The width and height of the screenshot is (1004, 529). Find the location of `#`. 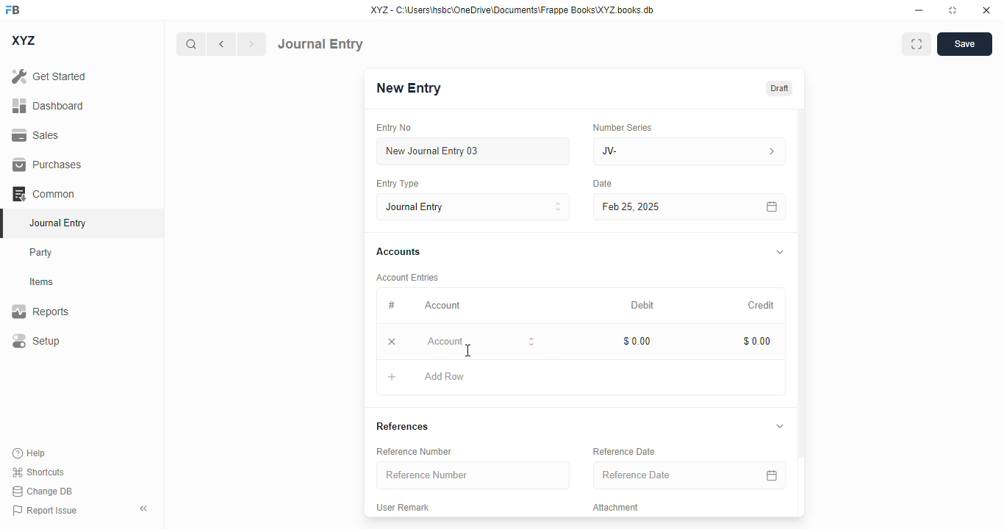

# is located at coordinates (391, 306).